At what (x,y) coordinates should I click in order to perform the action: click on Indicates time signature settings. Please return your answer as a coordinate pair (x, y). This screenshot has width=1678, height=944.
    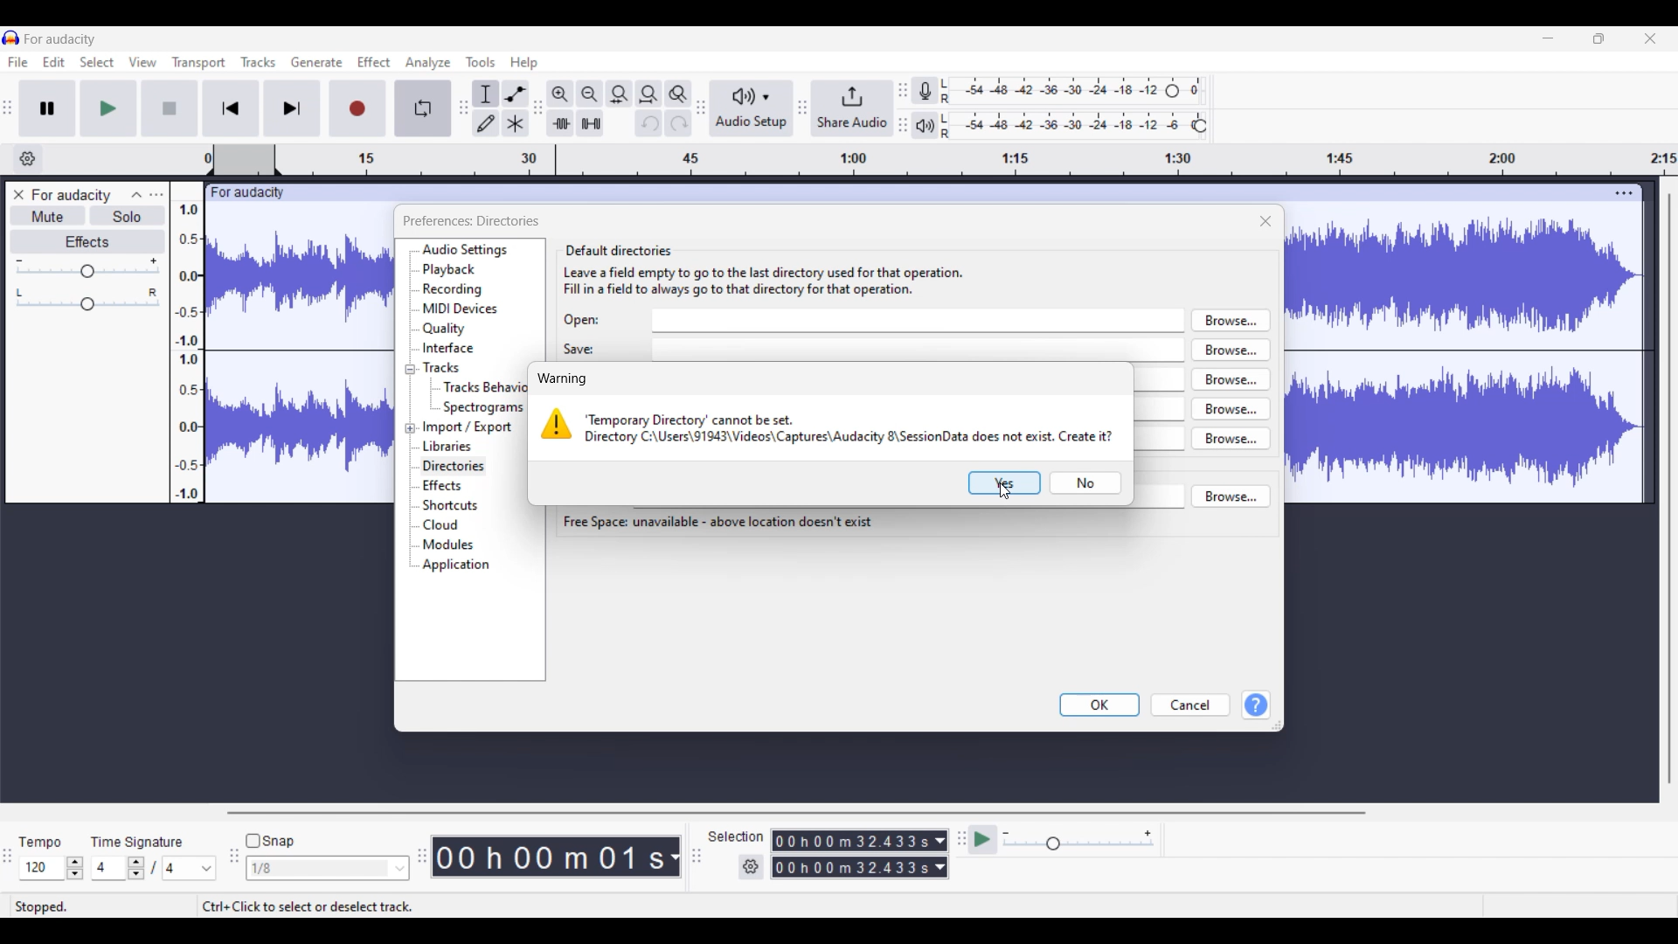
    Looking at the image, I should click on (137, 842).